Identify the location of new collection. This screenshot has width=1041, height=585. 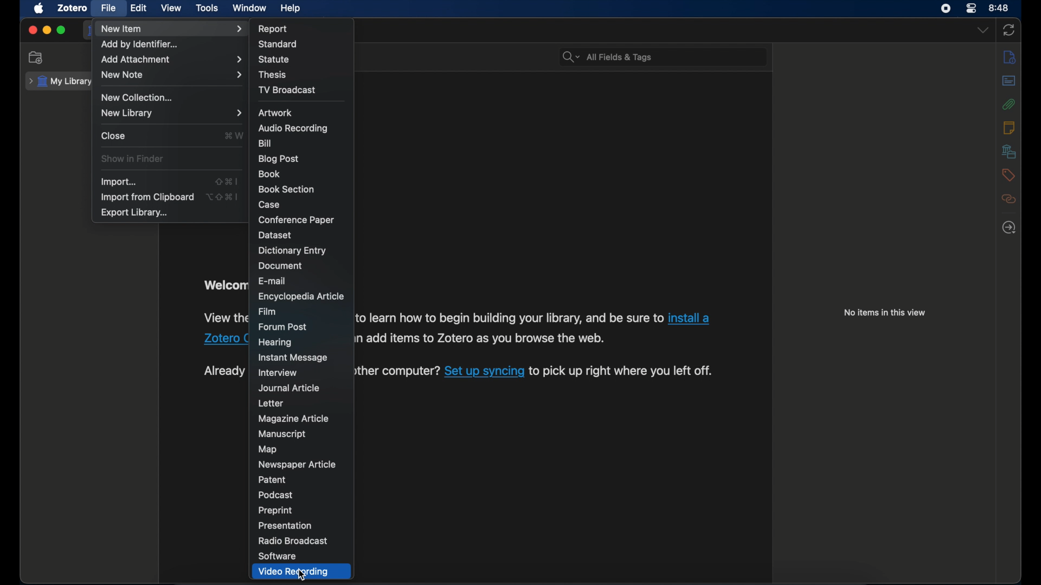
(37, 58).